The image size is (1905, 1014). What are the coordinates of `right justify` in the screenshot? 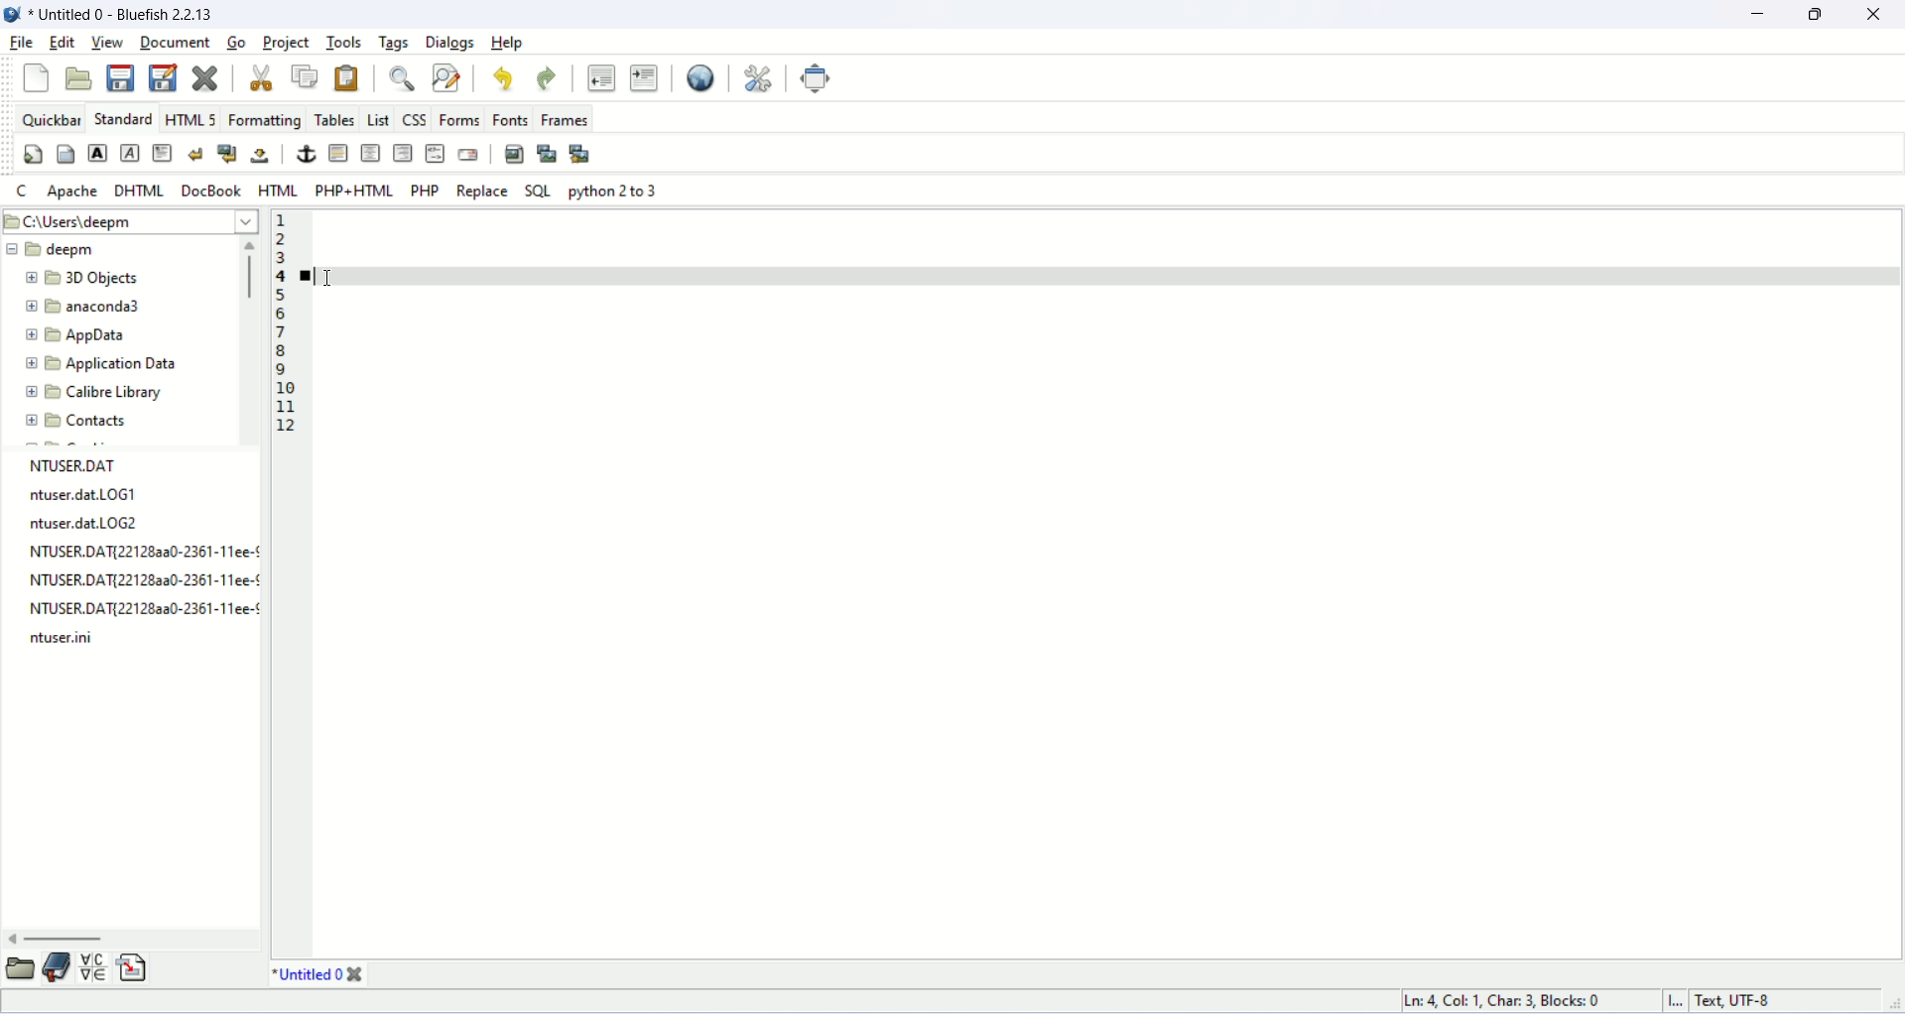 It's located at (405, 154).